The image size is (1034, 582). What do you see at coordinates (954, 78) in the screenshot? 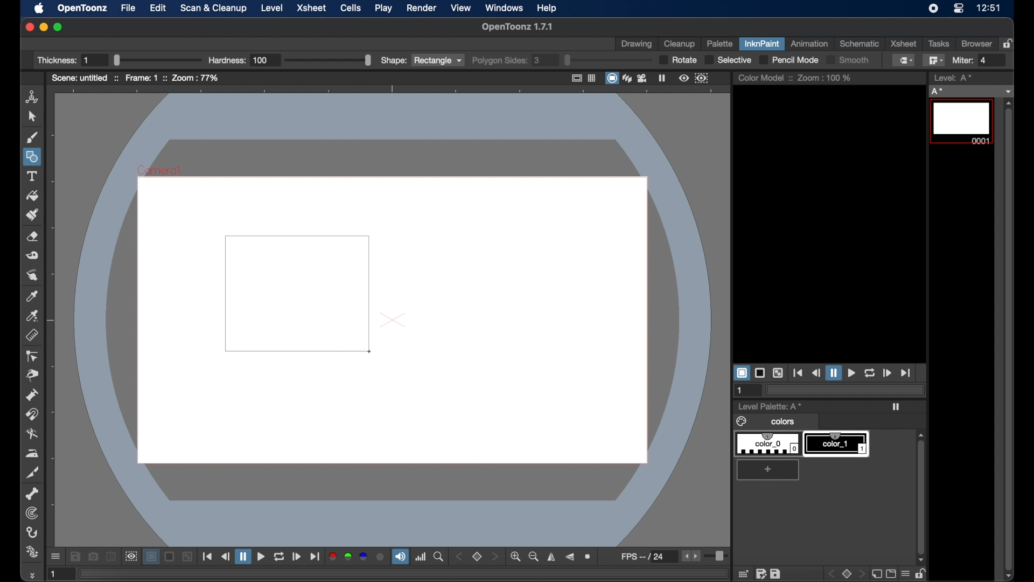
I see `level strip` at bounding box center [954, 78].